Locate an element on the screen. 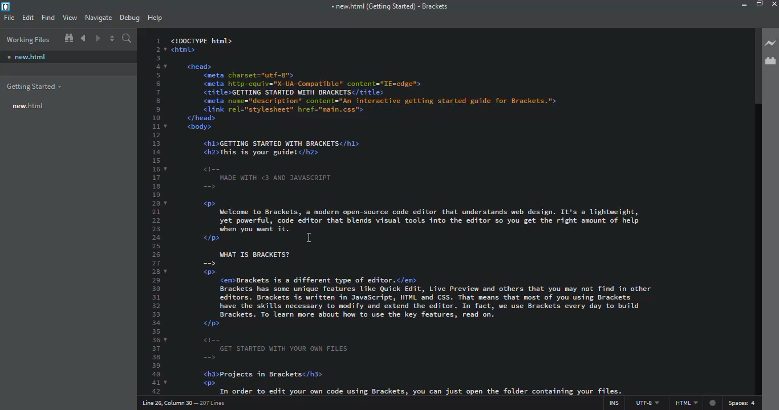 Image resolution: width=779 pixels, height=410 pixels. maximize is located at coordinates (759, 4).